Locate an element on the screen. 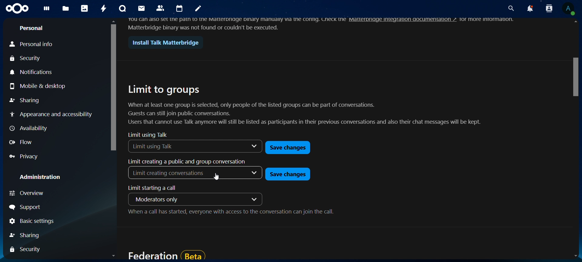 The width and height of the screenshot is (582, 262). limit creating a public  and group conversation is located at coordinates (187, 161).